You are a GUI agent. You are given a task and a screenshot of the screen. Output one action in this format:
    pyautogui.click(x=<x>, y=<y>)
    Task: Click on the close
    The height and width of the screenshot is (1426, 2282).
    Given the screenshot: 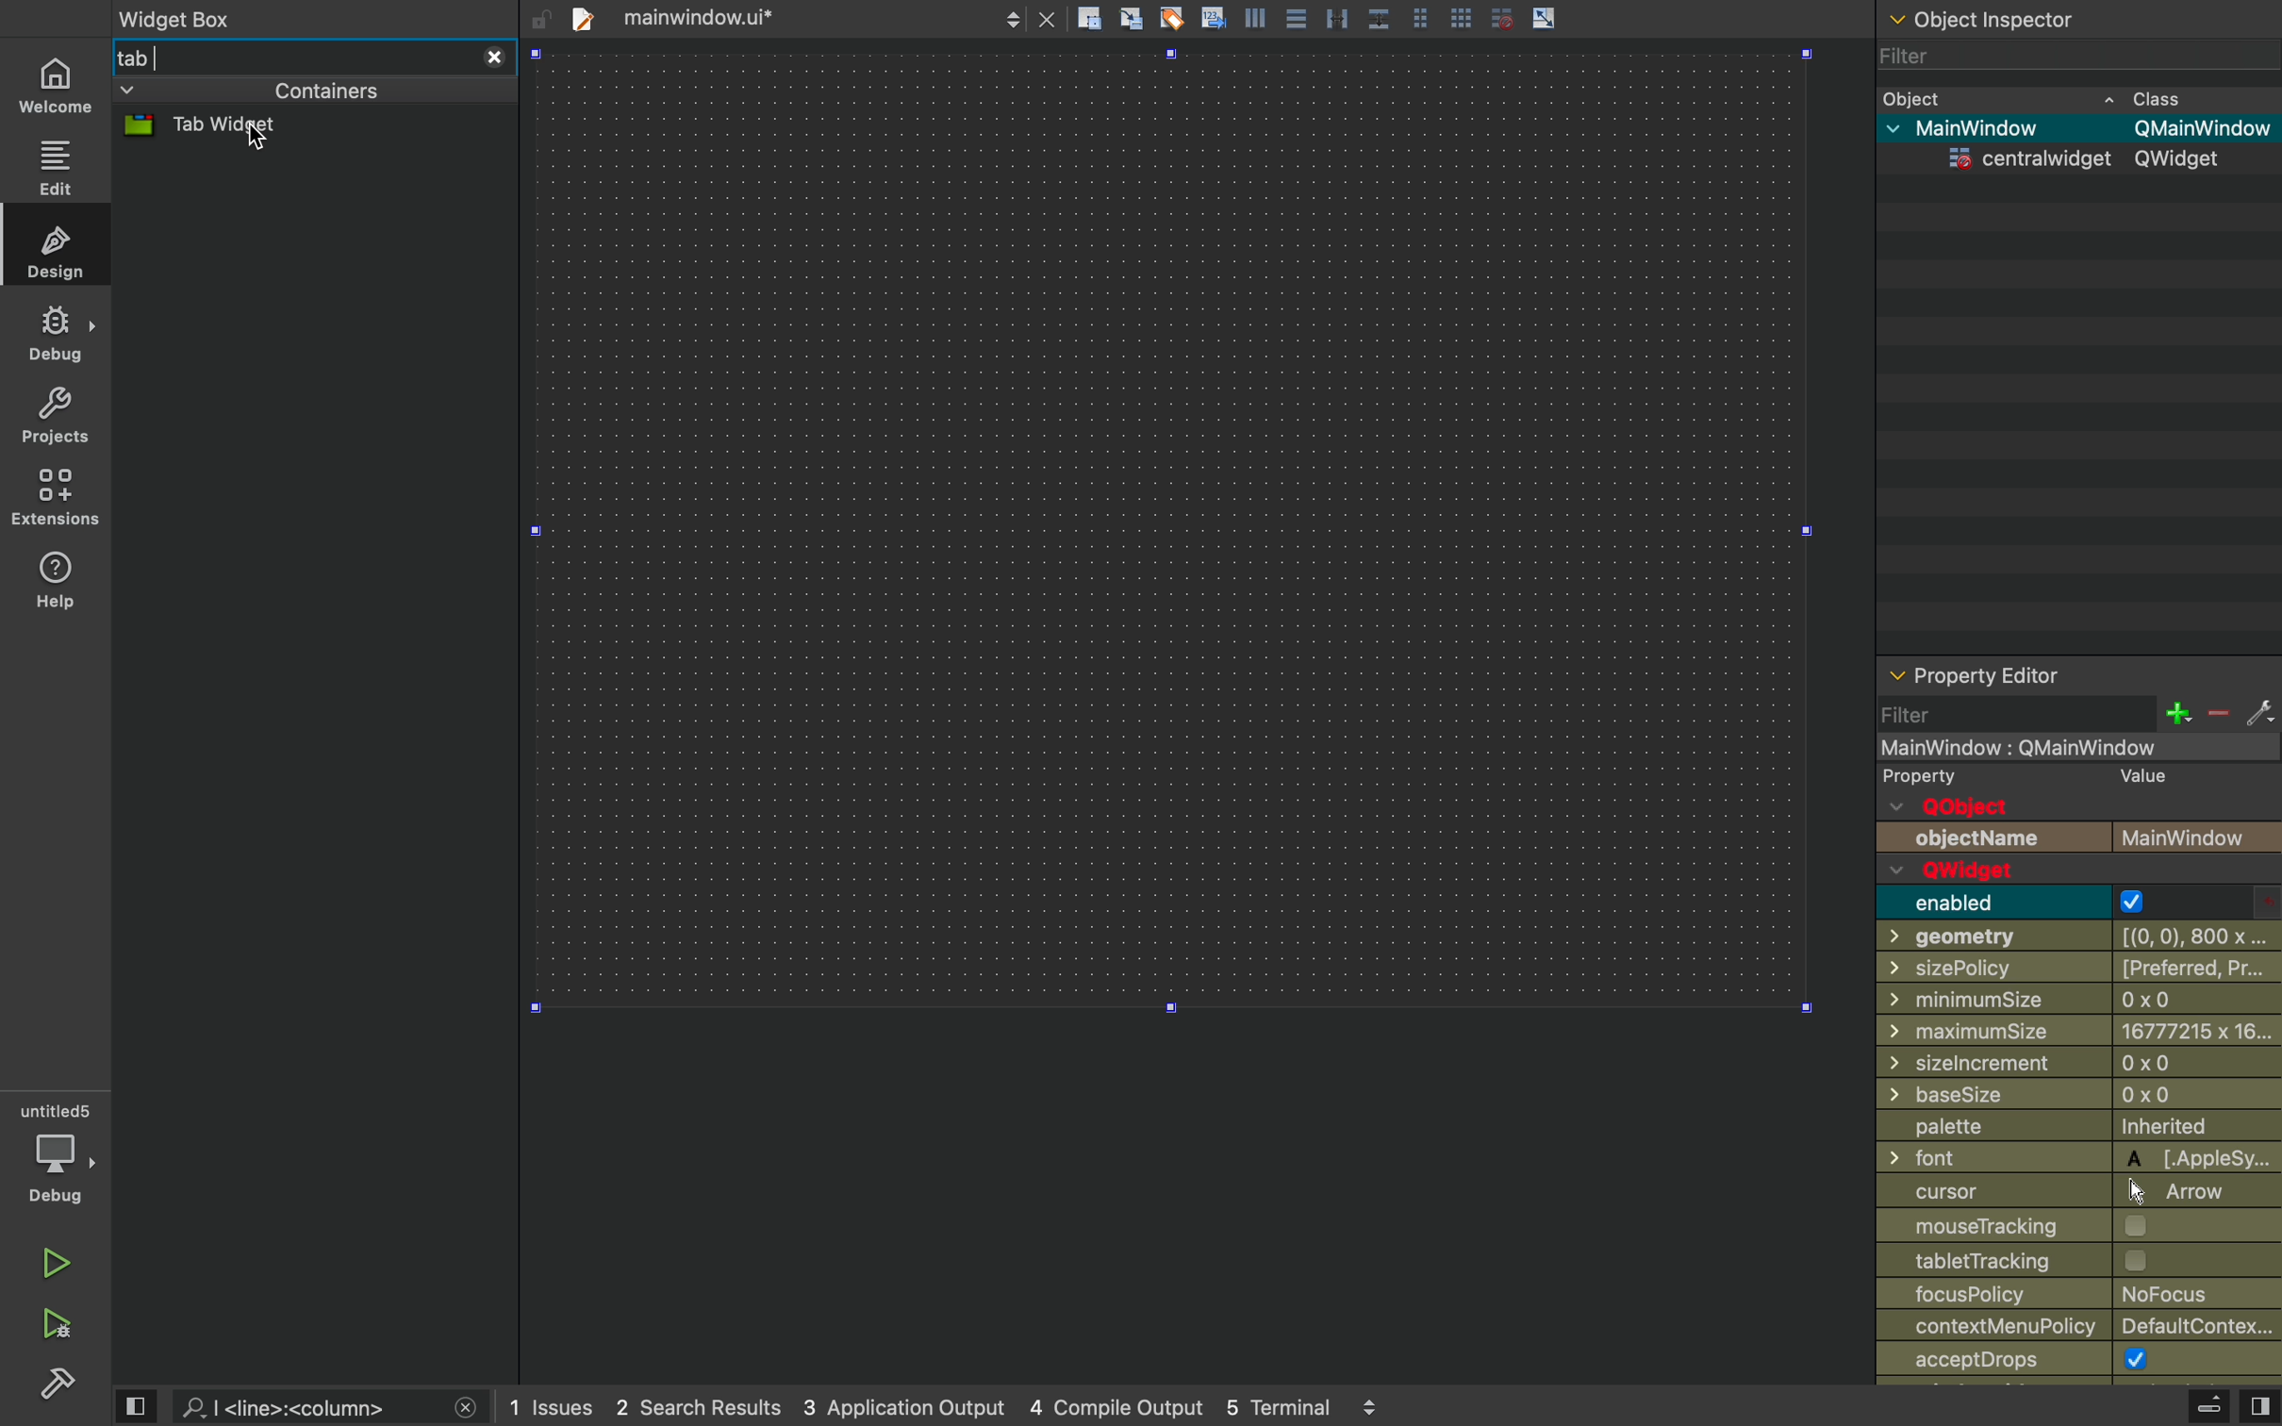 What is the action you would take?
    pyautogui.click(x=466, y=1410)
    